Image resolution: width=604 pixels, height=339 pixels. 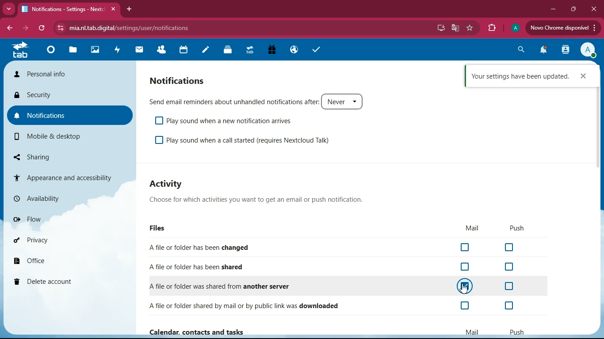 What do you see at coordinates (510, 286) in the screenshot?
I see `off` at bounding box center [510, 286].